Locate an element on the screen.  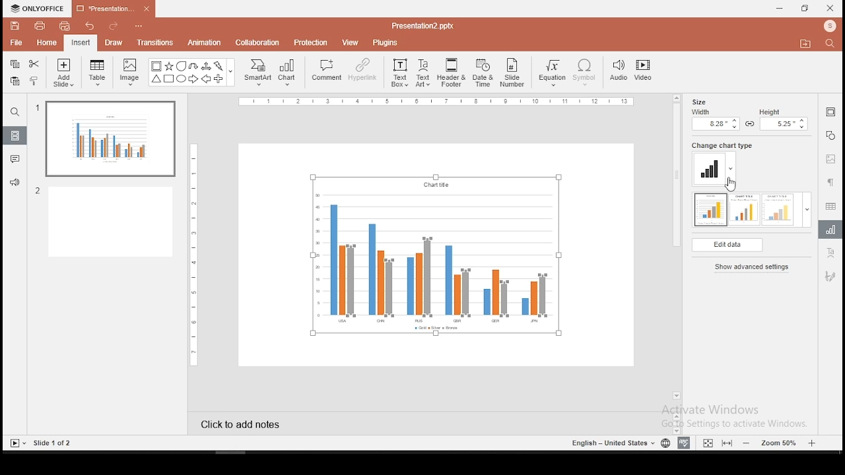
restore is located at coordinates (805, 8).